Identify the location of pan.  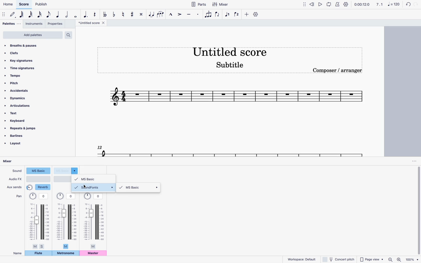
(39, 221).